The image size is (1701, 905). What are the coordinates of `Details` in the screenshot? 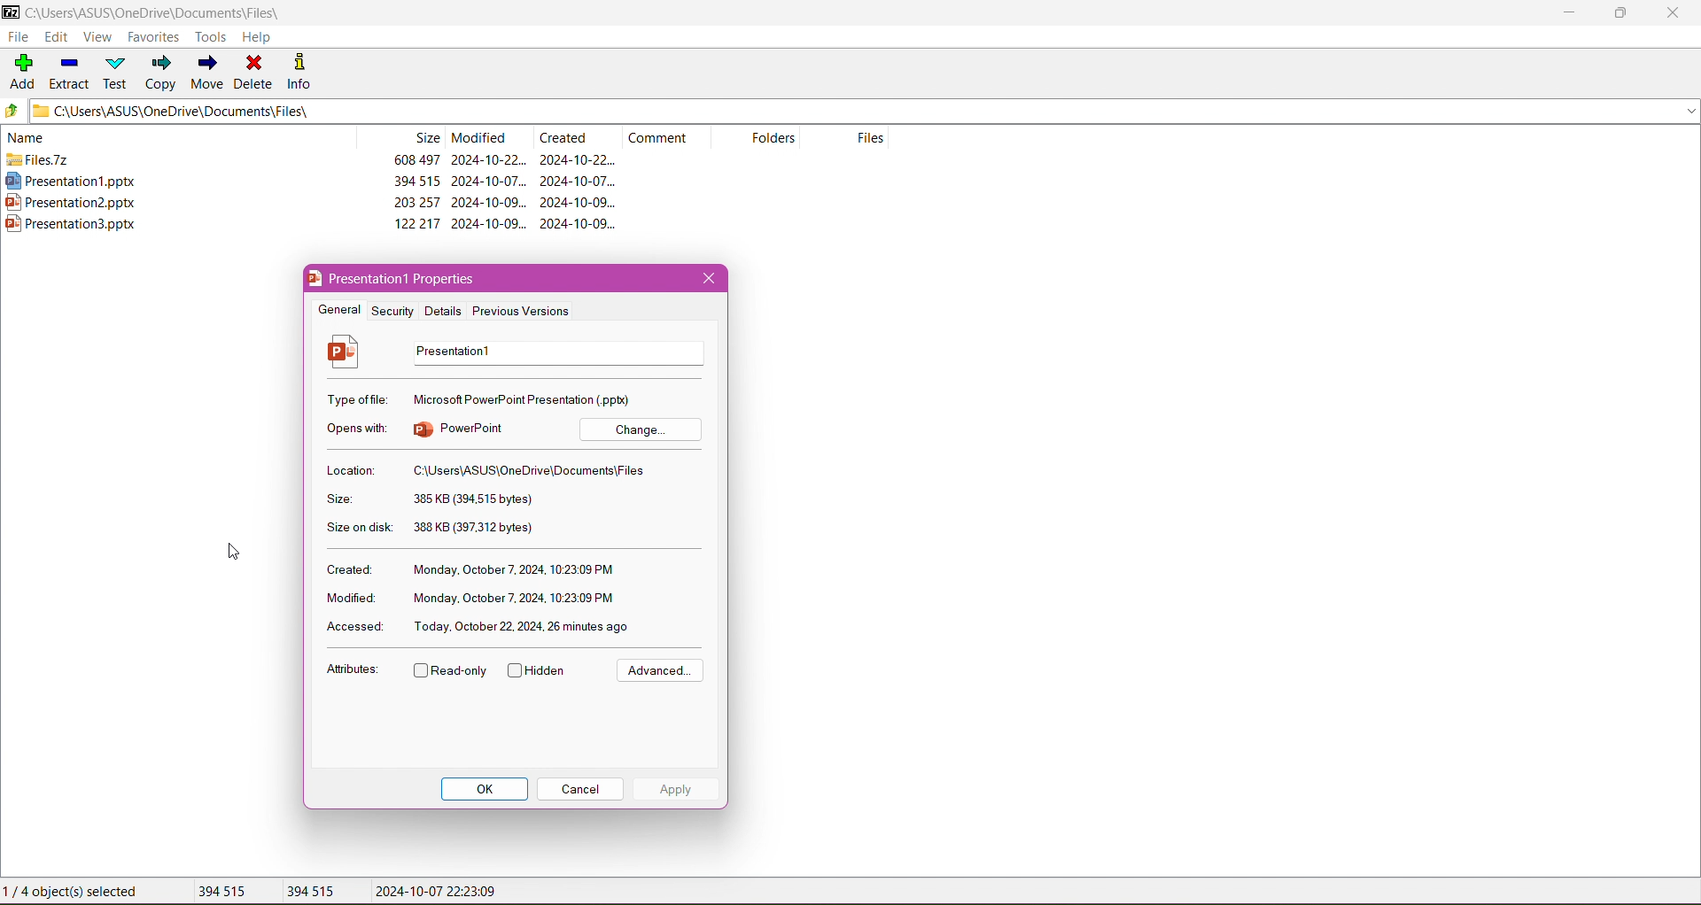 It's located at (443, 312).